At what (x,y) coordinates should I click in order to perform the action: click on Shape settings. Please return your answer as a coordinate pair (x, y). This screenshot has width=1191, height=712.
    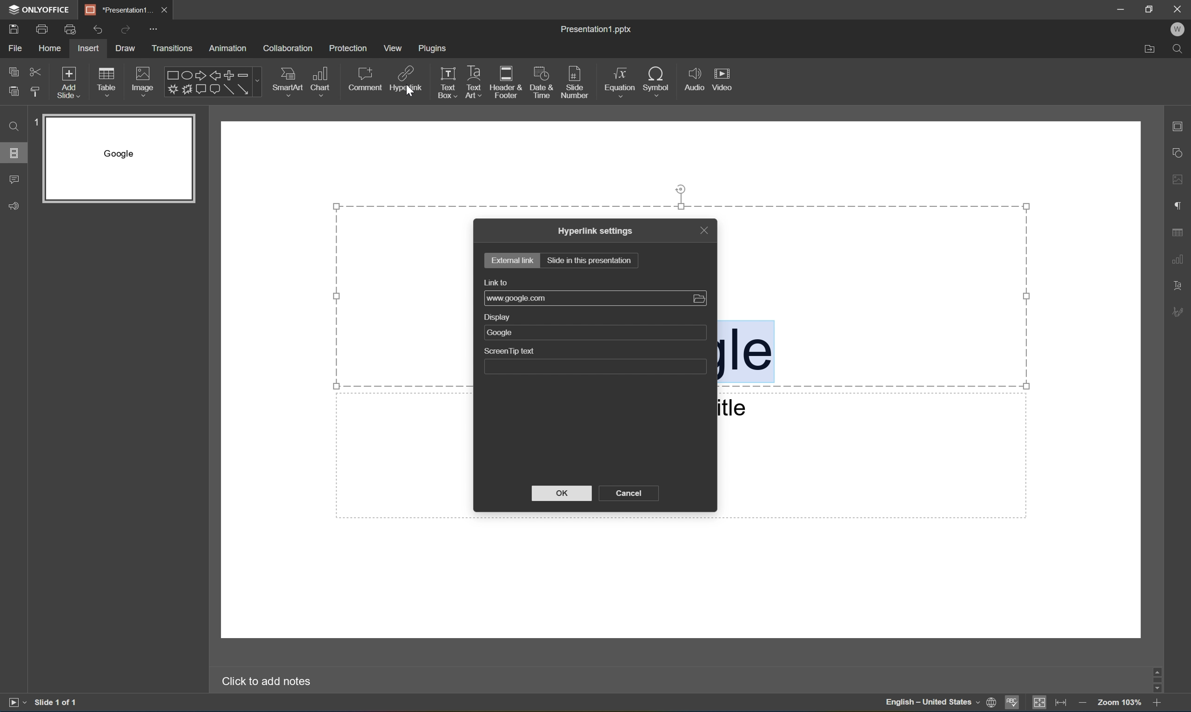
    Looking at the image, I should click on (1179, 153).